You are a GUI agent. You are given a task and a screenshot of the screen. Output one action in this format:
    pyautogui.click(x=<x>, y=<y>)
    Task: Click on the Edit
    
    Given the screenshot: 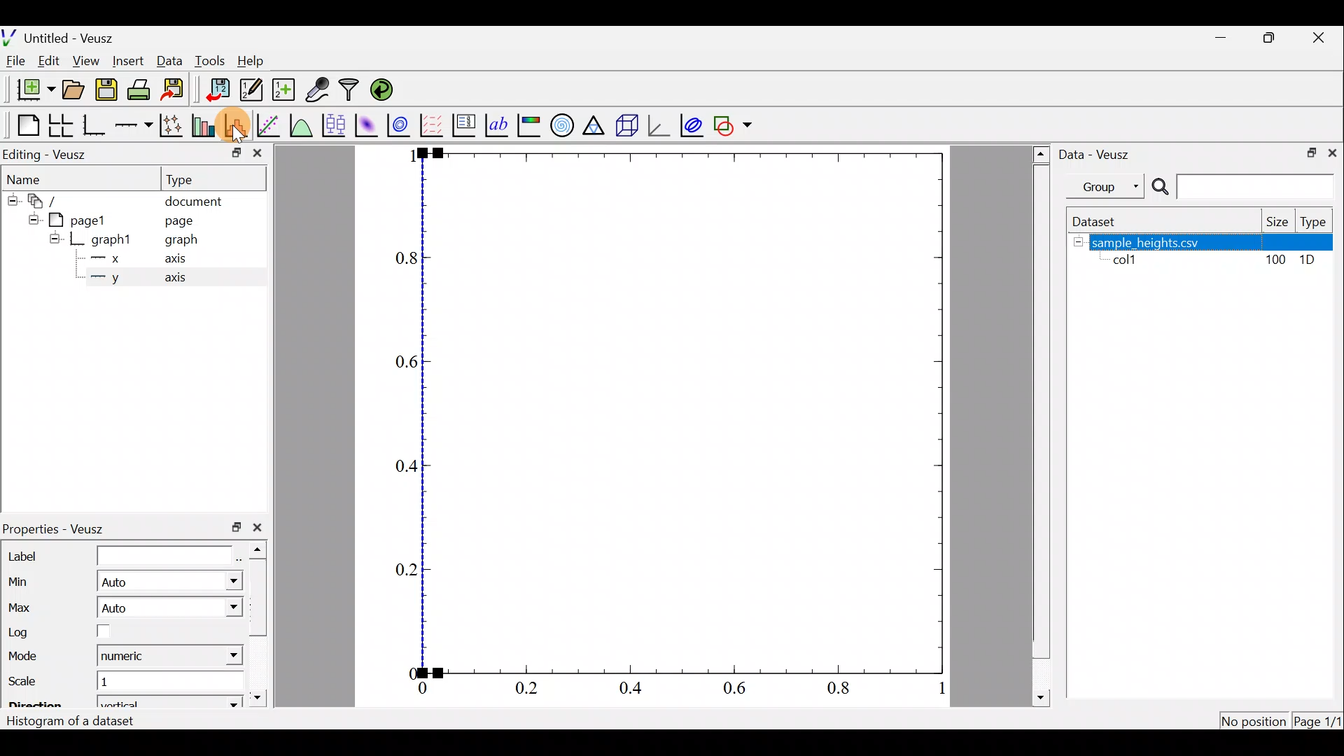 What is the action you would take?
    pyautogui.click(x=48, y=62)
    